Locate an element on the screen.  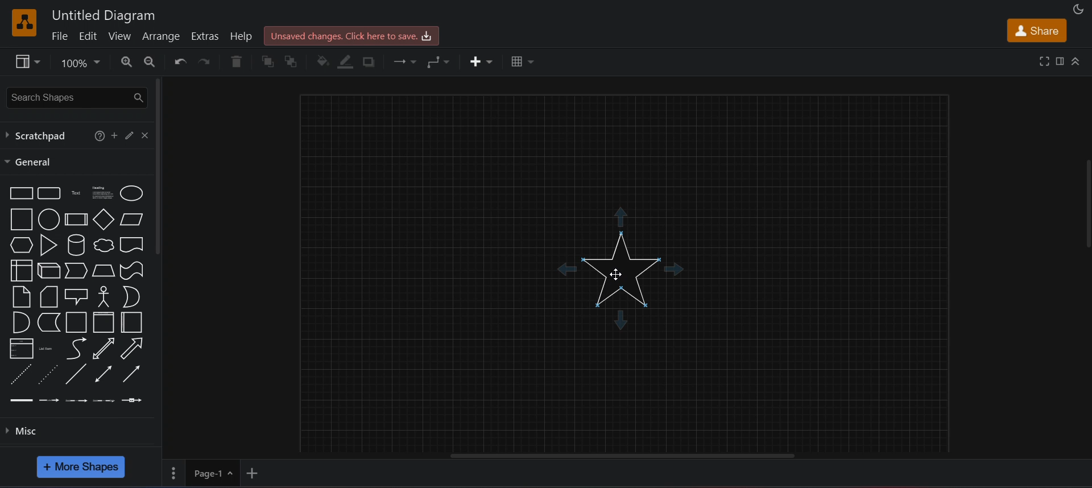
Connector with 3 labels is located at coordinates (105, 401).